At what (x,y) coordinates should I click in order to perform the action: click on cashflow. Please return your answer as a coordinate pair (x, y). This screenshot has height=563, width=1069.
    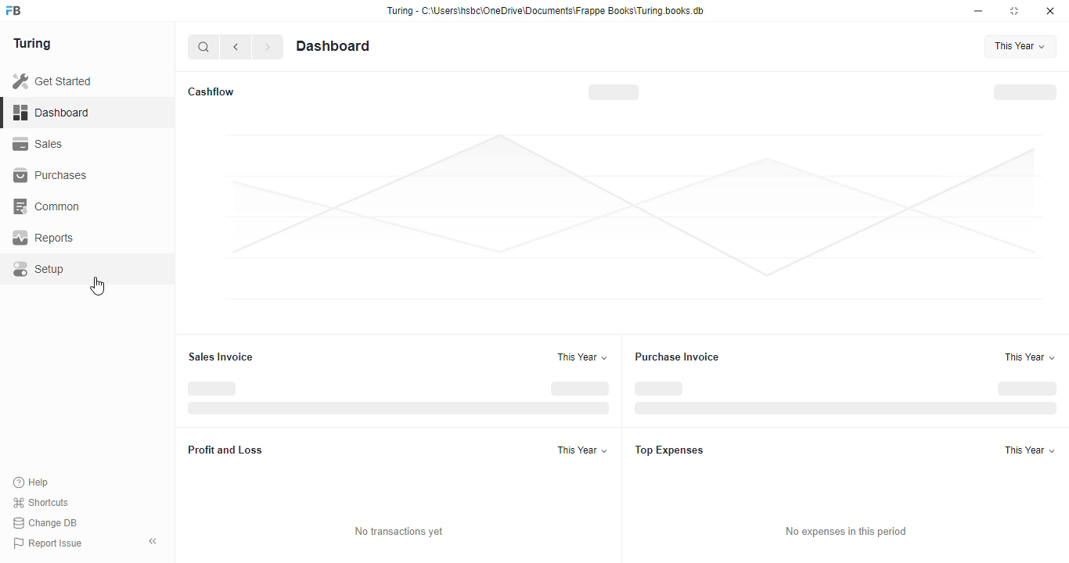
    Looking at the image, I should click on (212, 92).